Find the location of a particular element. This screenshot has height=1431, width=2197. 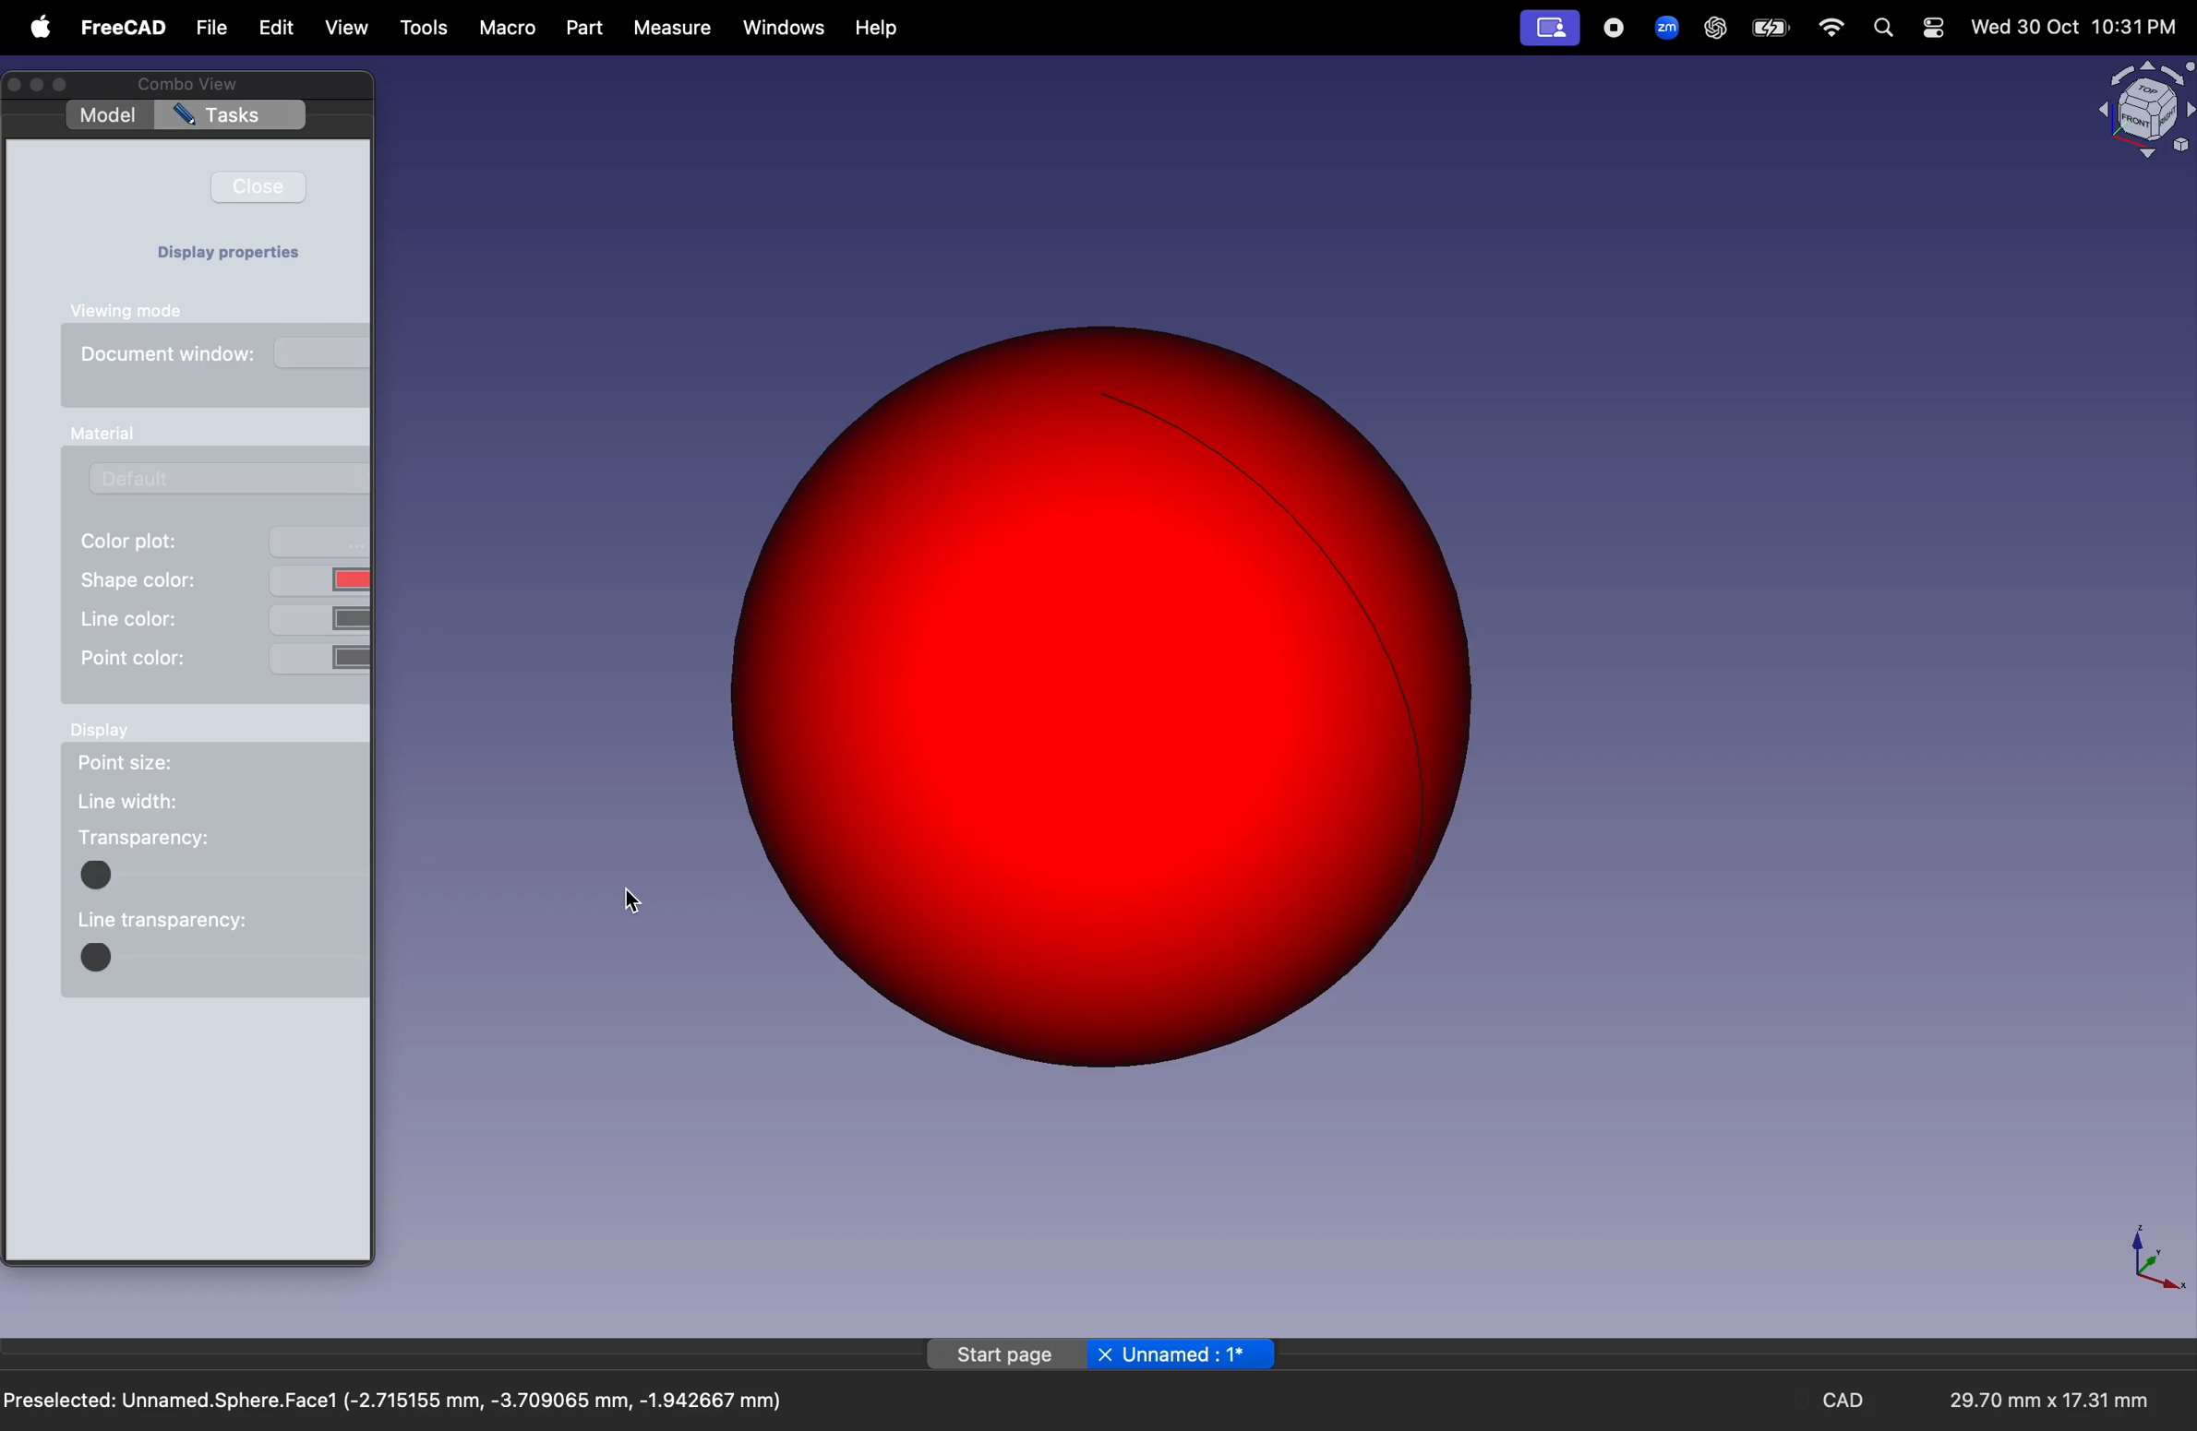

help is located at coordinates (880, 30).